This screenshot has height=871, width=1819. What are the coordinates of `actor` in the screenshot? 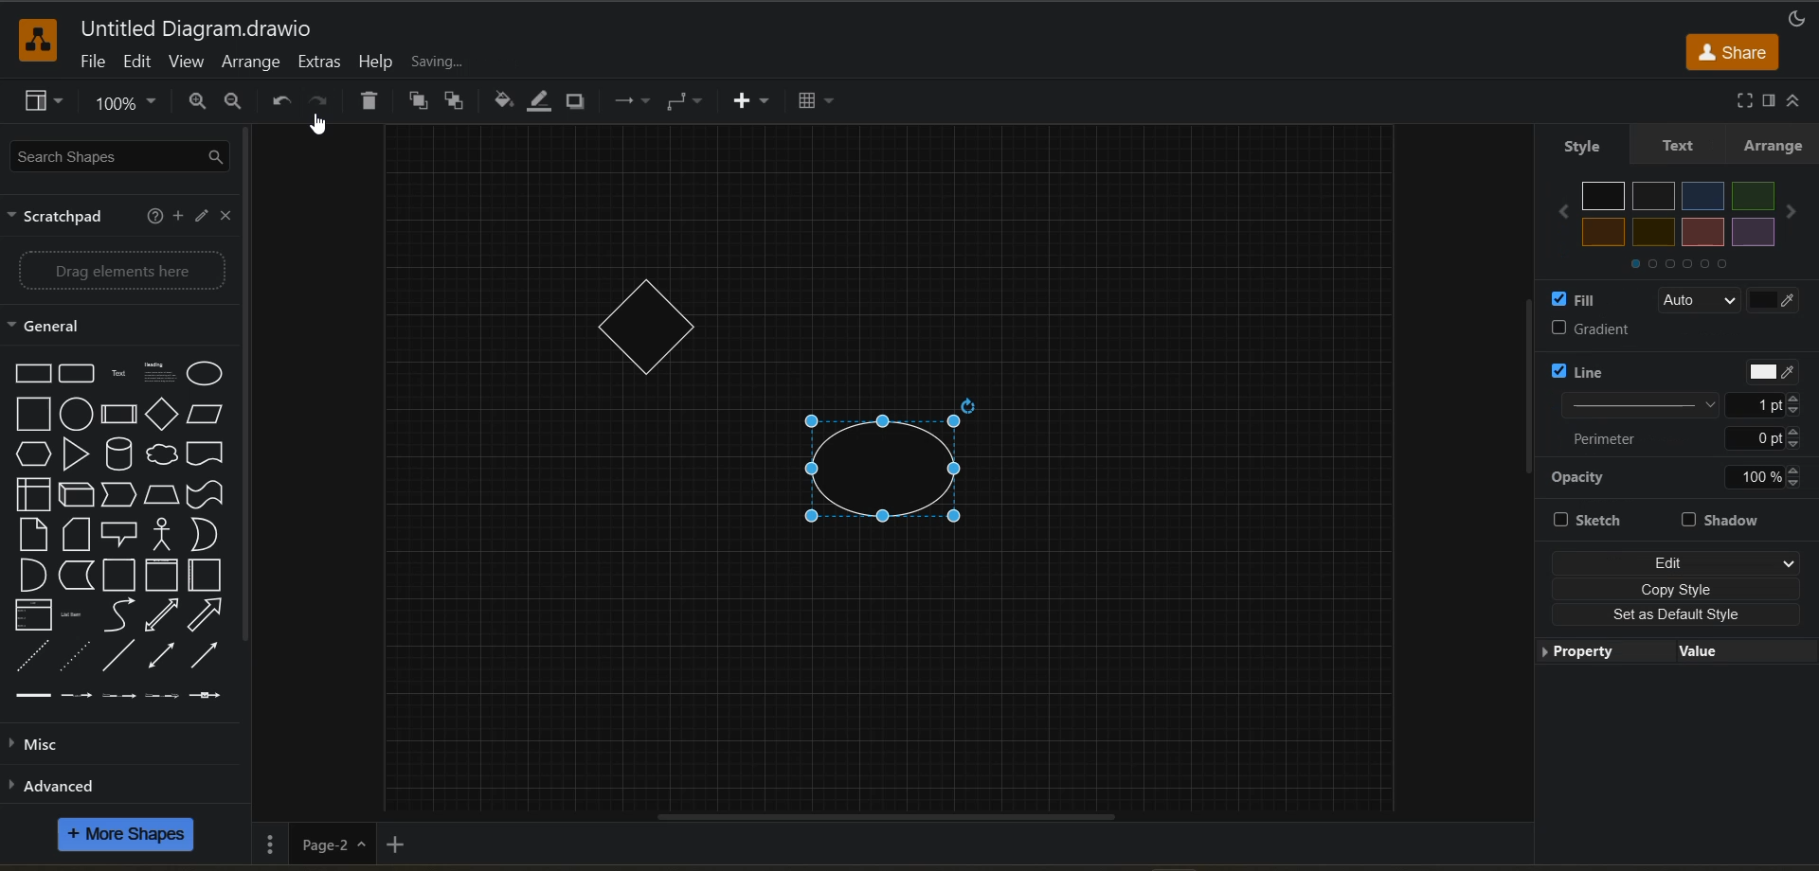 It's located at (163, 535).